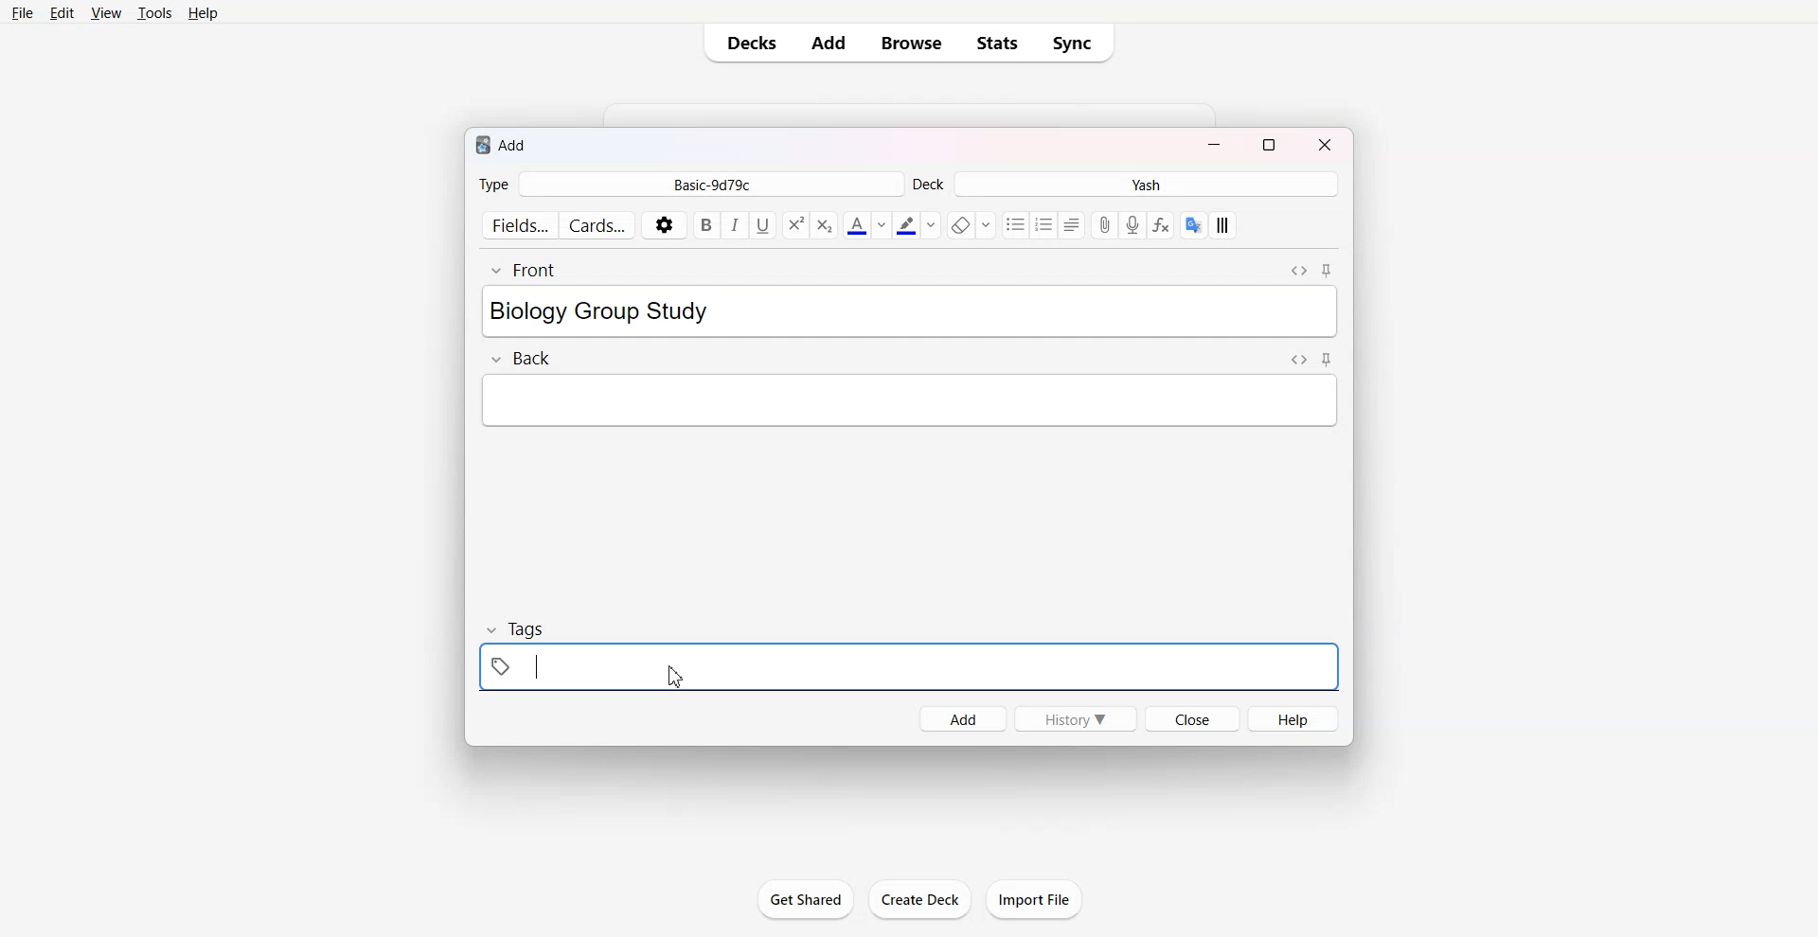  I want to click on History, so click(1077, 718).